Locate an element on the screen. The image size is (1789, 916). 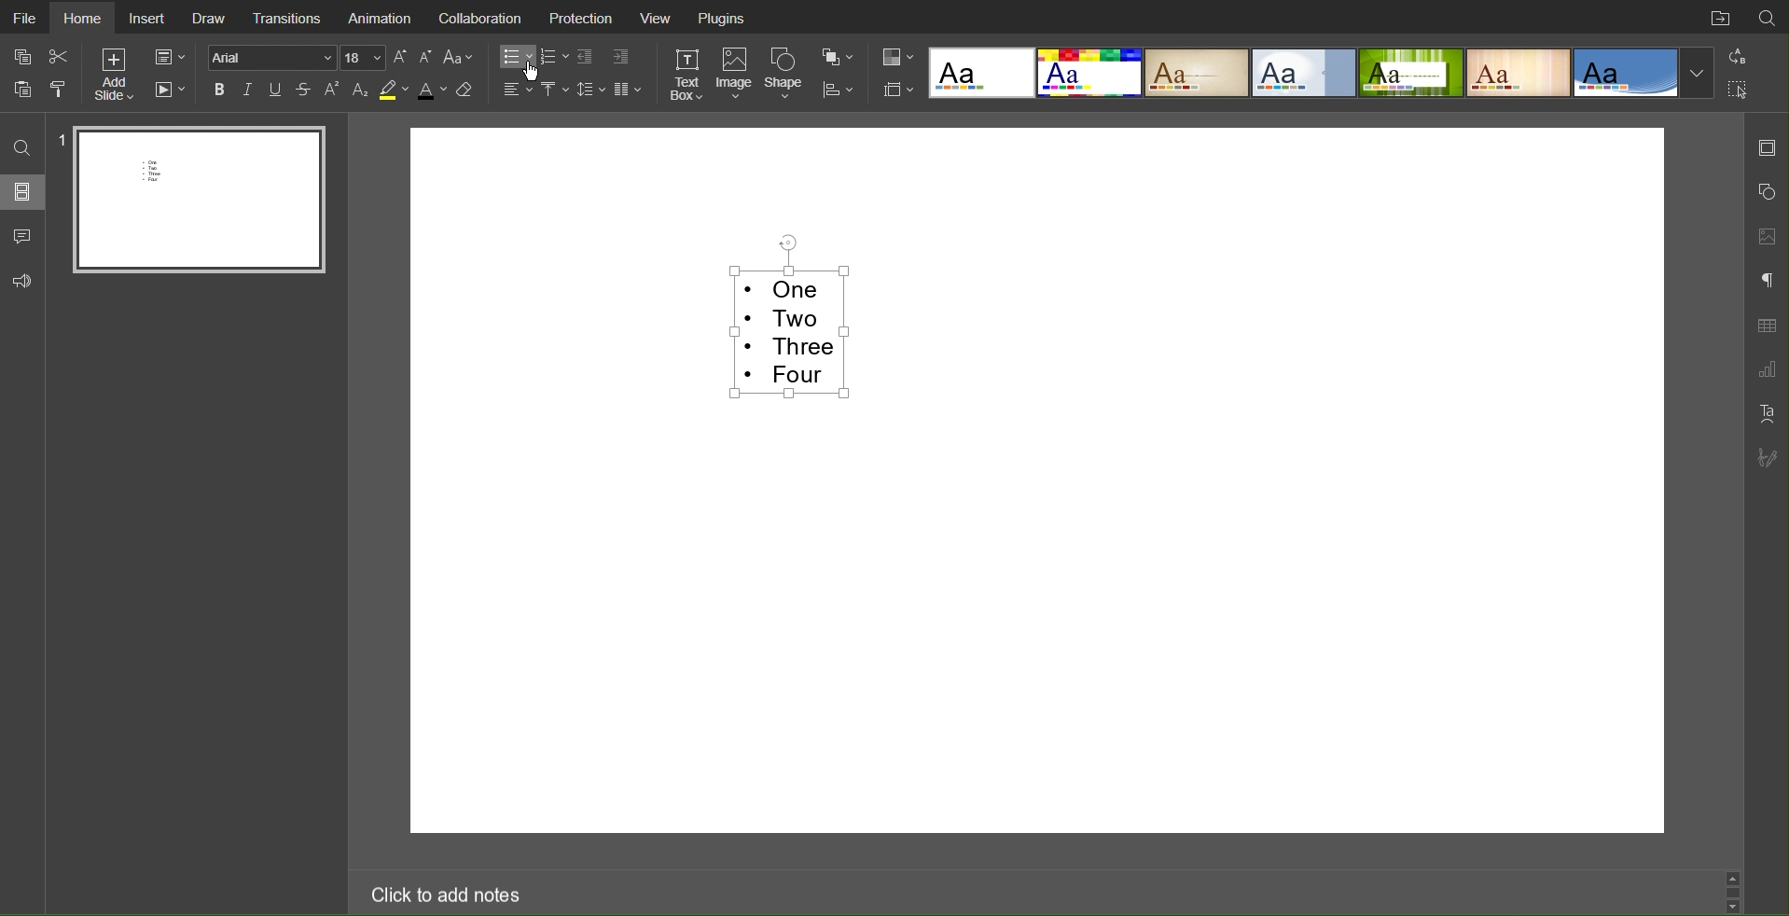
Paragraph Settings is located at coordinates (1766, 280).